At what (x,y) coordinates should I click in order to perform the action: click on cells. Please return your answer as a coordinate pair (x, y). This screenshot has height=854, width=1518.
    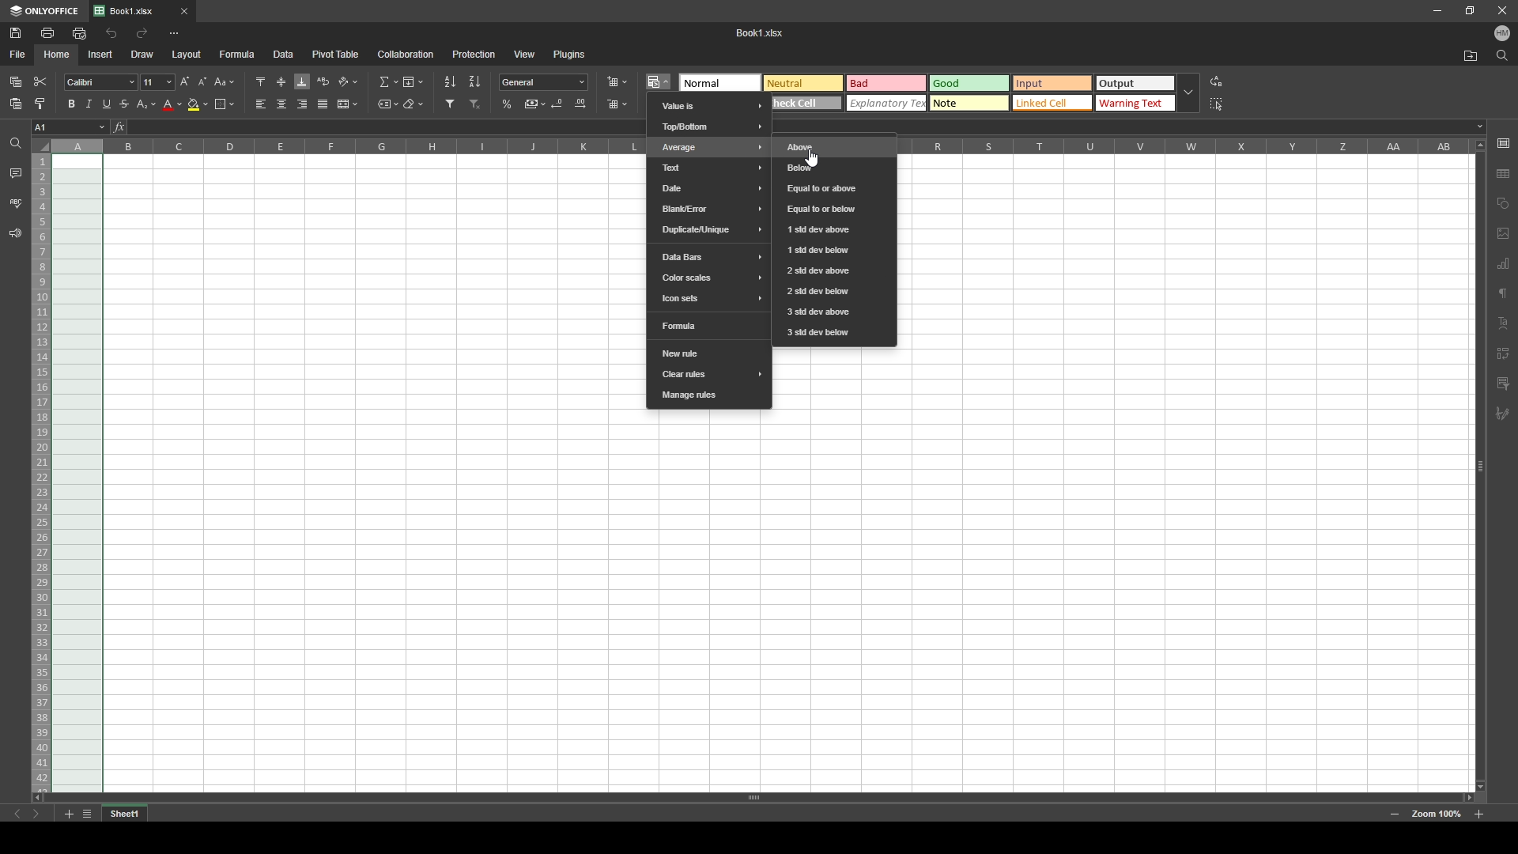
    Looking at the image, I should click on (374, 474).